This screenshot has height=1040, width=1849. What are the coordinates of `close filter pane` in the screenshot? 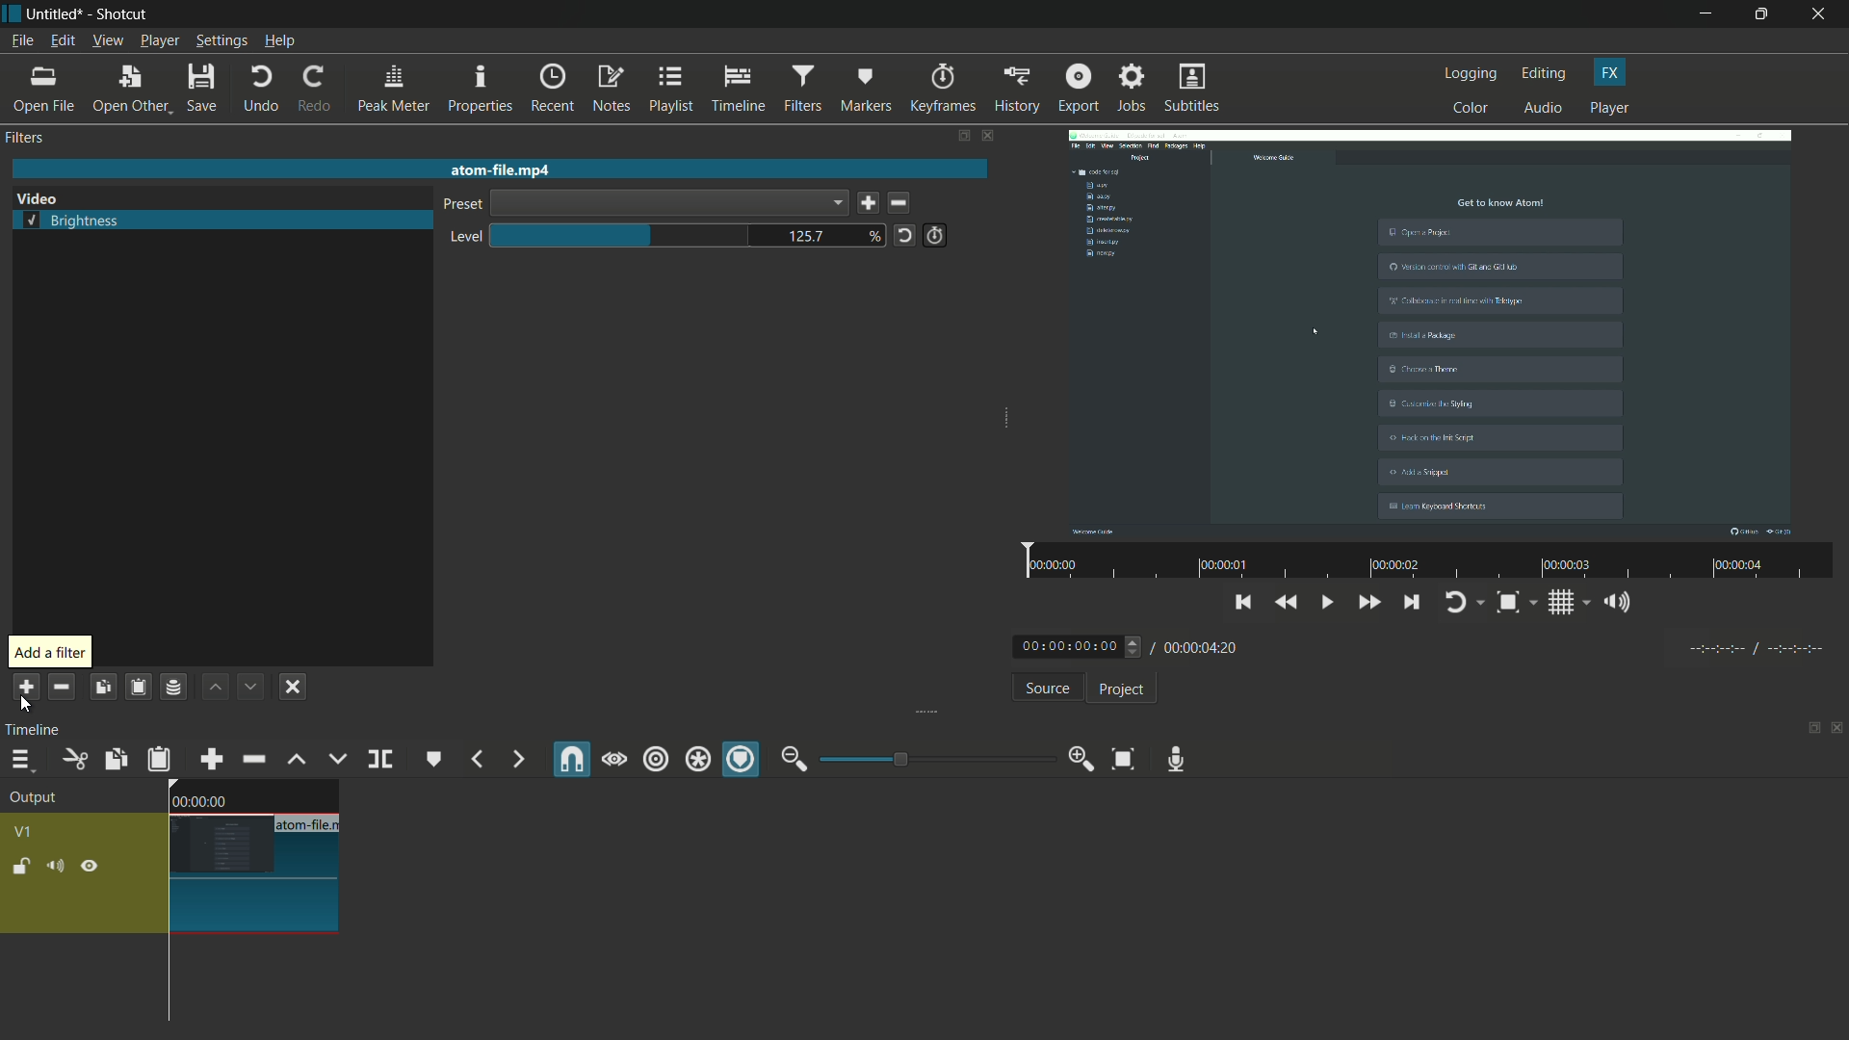 It's located at (990, 138).